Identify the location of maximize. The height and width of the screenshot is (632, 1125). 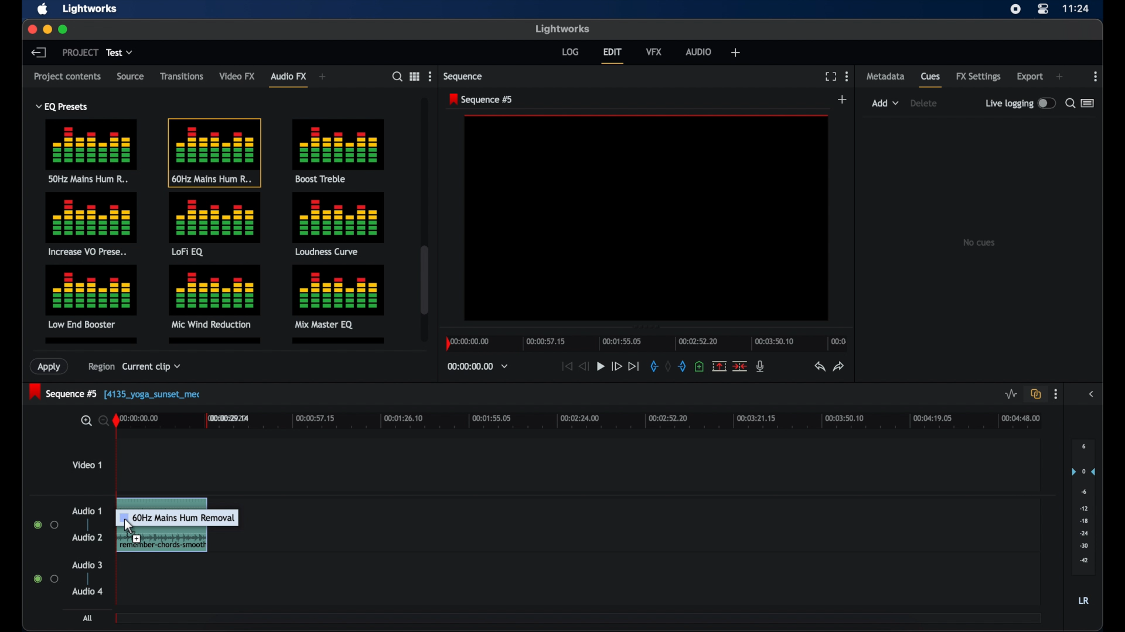
(64, 30).